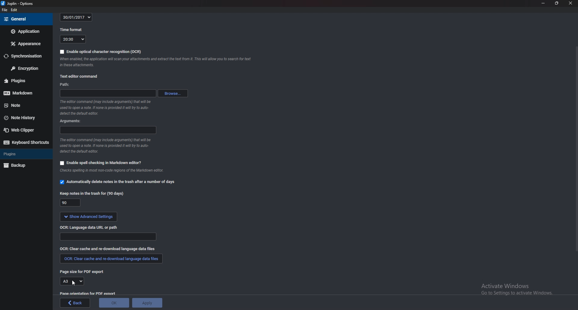 The width and height of the screenshot is (578, 310). Describe the element at coordinates (109, 237) in the screenshot. I see `Language data` at that location.